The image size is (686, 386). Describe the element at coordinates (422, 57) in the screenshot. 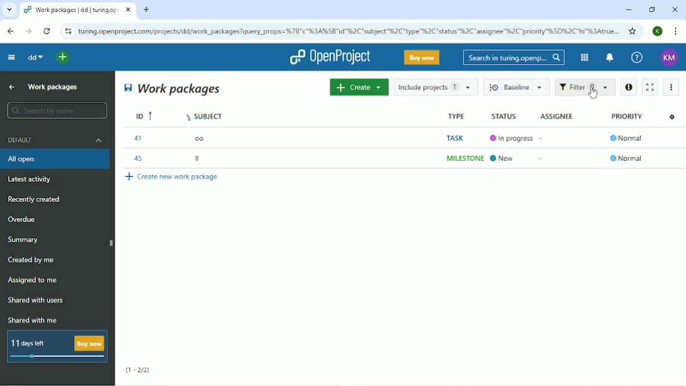

I see `Buy now` at that location.